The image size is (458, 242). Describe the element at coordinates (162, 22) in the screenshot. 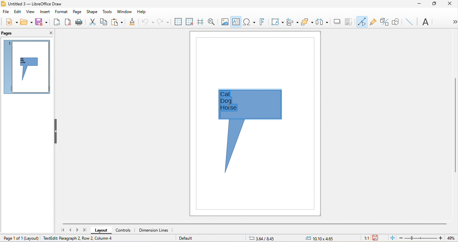

I see `redo` at that location.